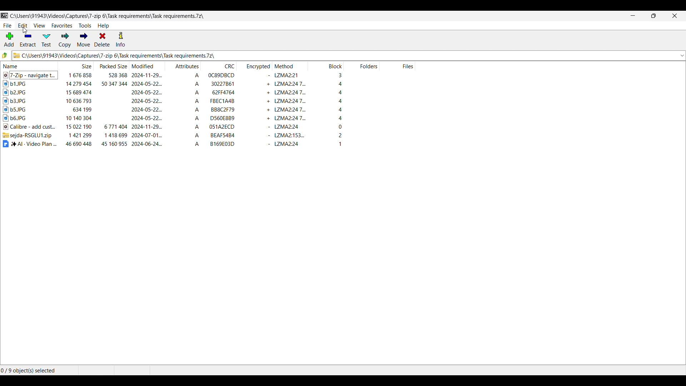 The height and width of the screenshot is (386, 686). I want to click on Info, so click(120, 39).